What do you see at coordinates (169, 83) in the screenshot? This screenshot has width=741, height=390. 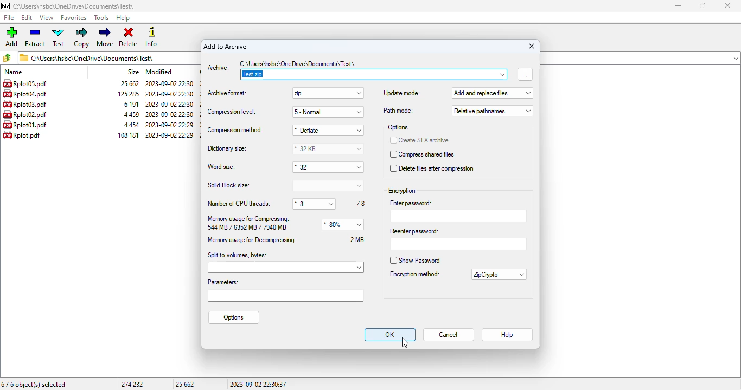 I see `modified date and time` at bounding box center [169, 83].